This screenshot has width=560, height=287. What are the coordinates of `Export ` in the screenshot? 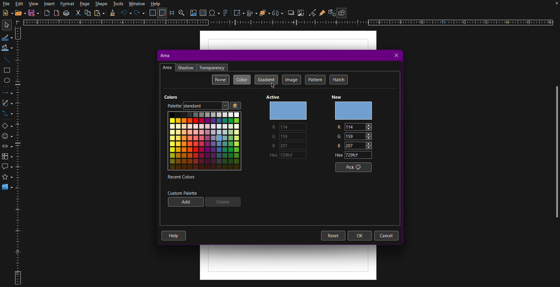 It's located at (47, 14).